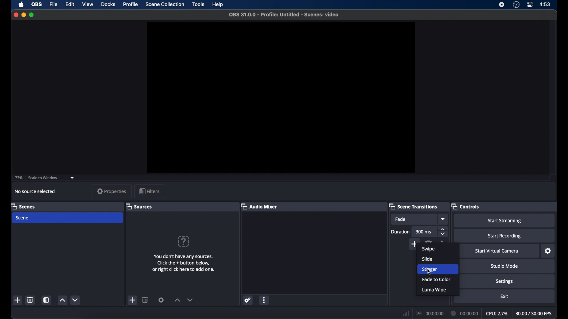 This screenshot has height=319, width=568. What do you see at coordinates (437, 280) in the screenshot?
I see `fade to color` at bounding box center [437, 280].